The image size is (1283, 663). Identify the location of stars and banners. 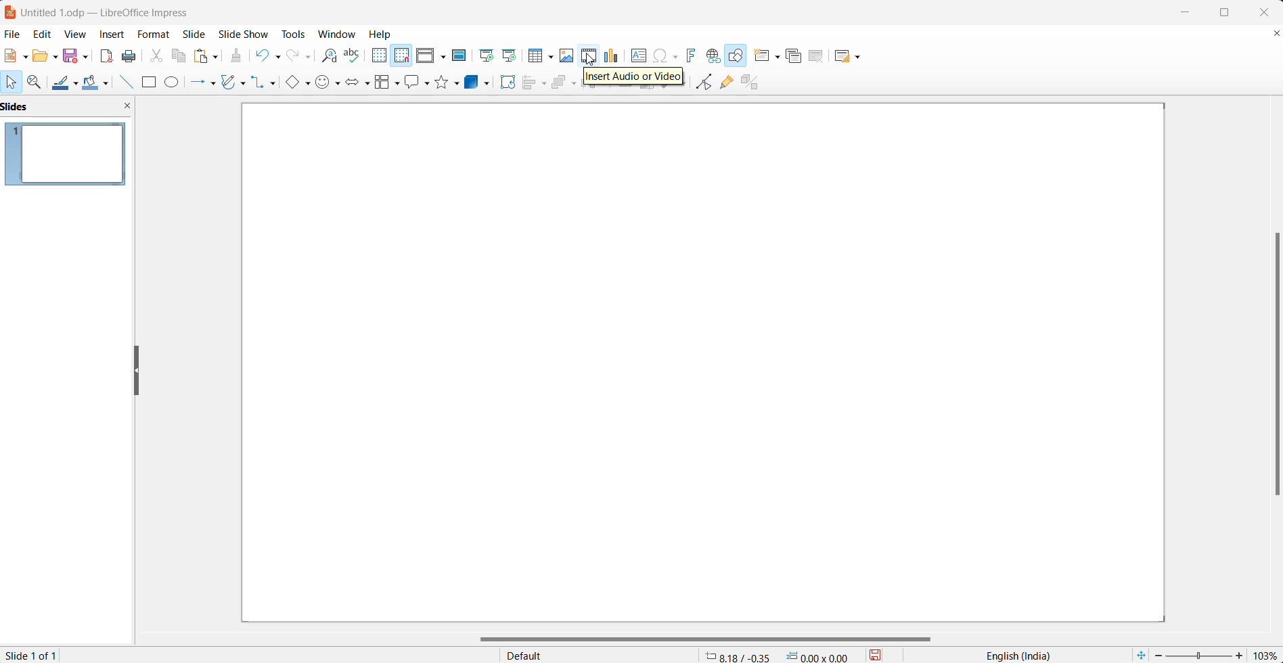
(441, 82).